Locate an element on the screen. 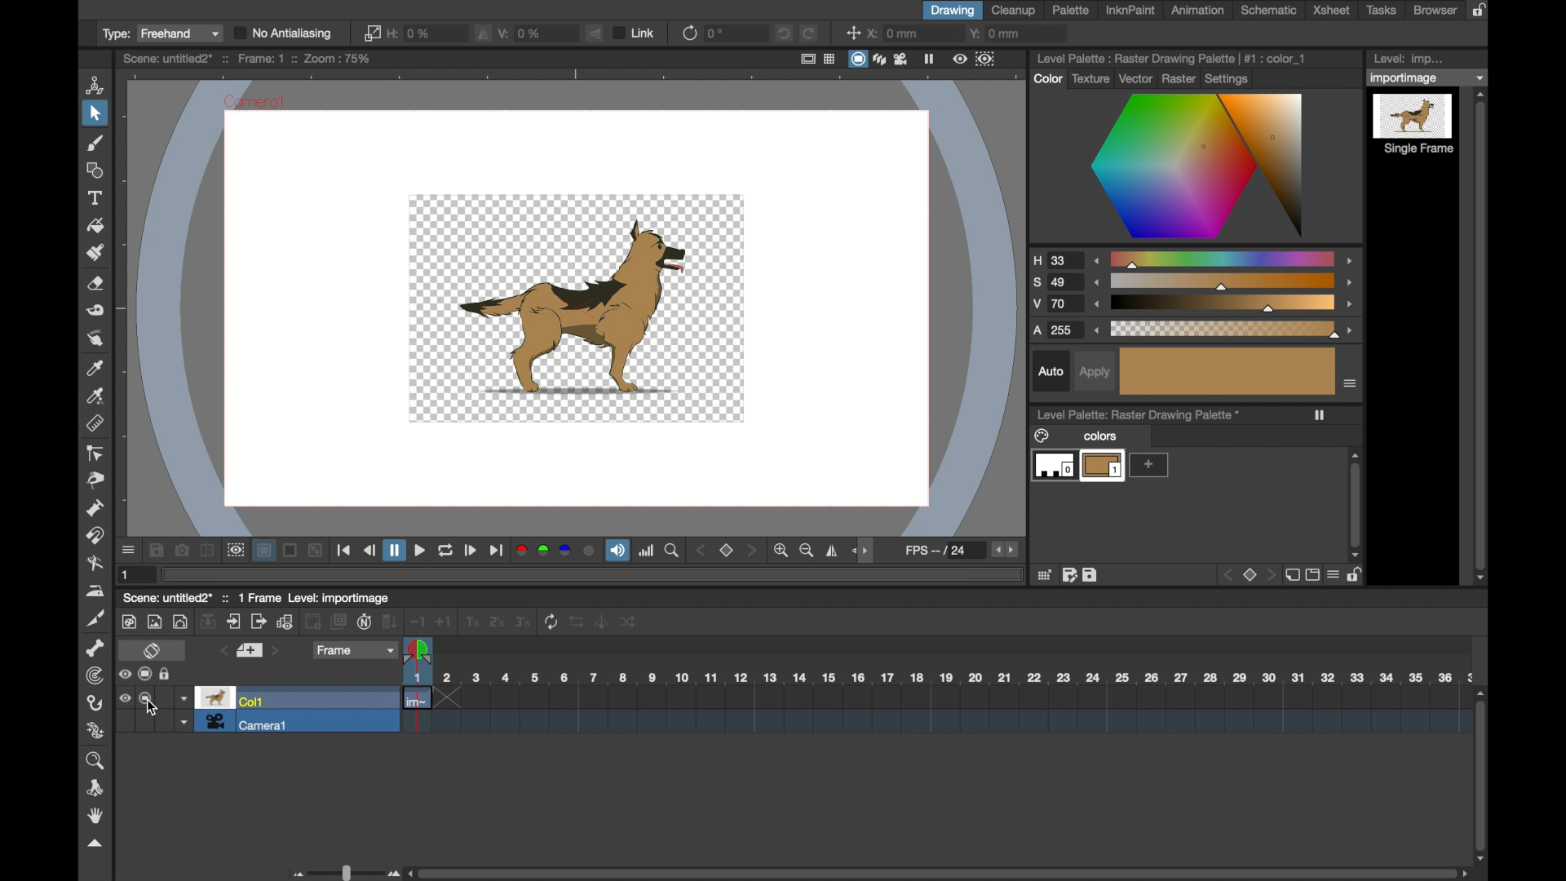 The width and height of the screenshot is (1566, 881). tracker tool is located at coordinates (95, 676).